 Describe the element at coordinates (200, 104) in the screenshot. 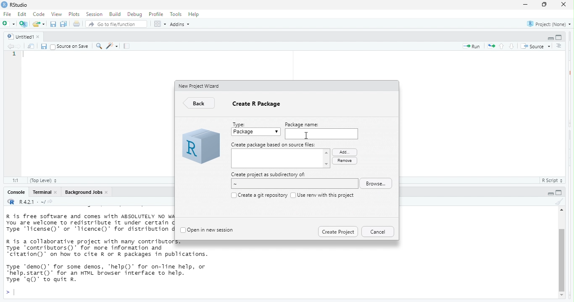

I see `Back` at that location.